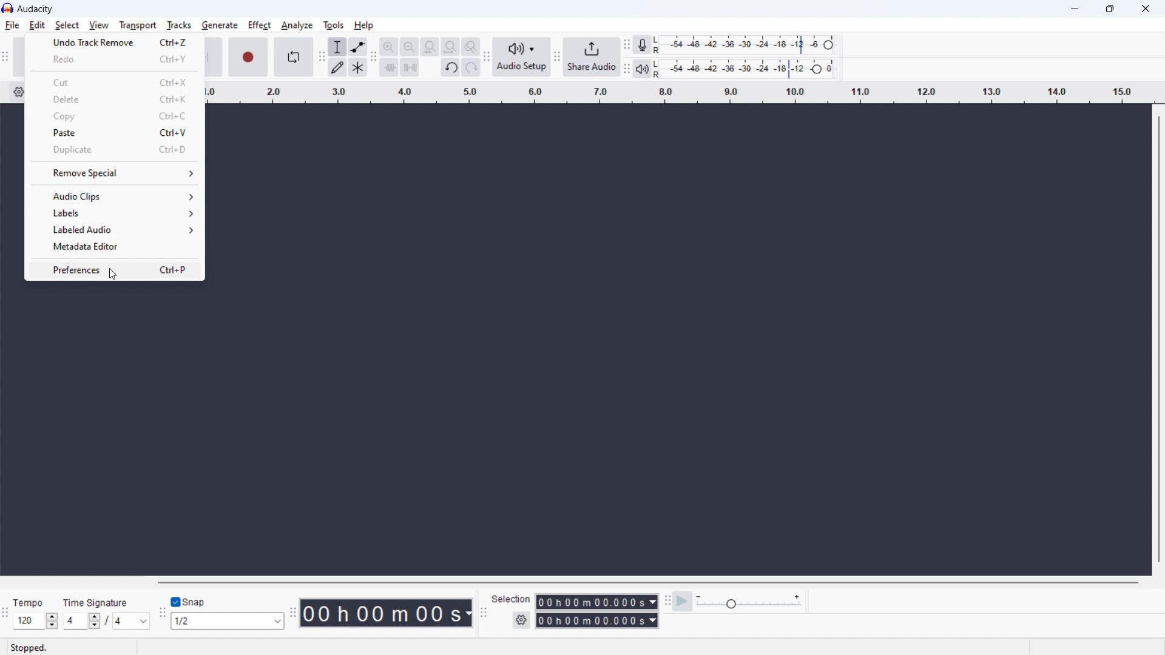  What do you see at coordinates (522, 56) in the screenshot?
I see `audio setup` at bounding box center [522, 56].